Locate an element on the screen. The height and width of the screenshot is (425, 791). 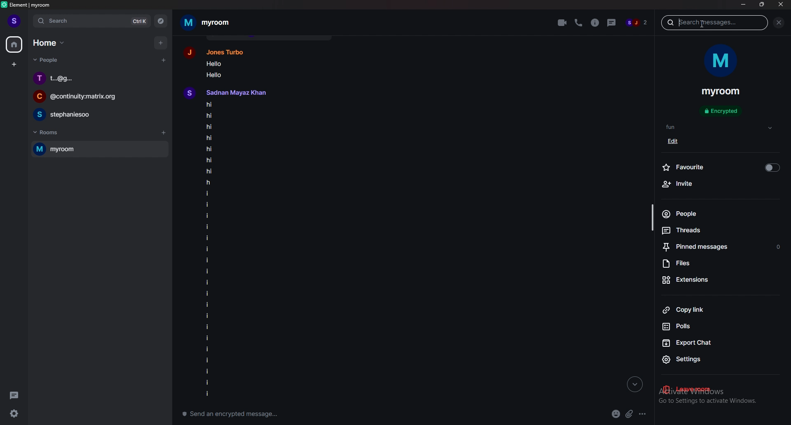
settings is located at coordinates (708, 361).